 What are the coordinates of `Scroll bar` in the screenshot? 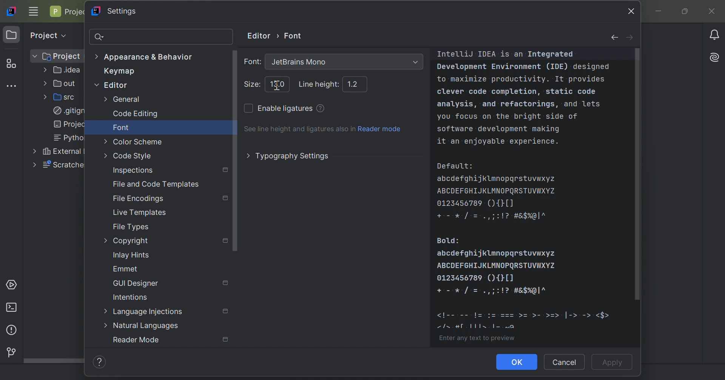 It's located at (54, 361).